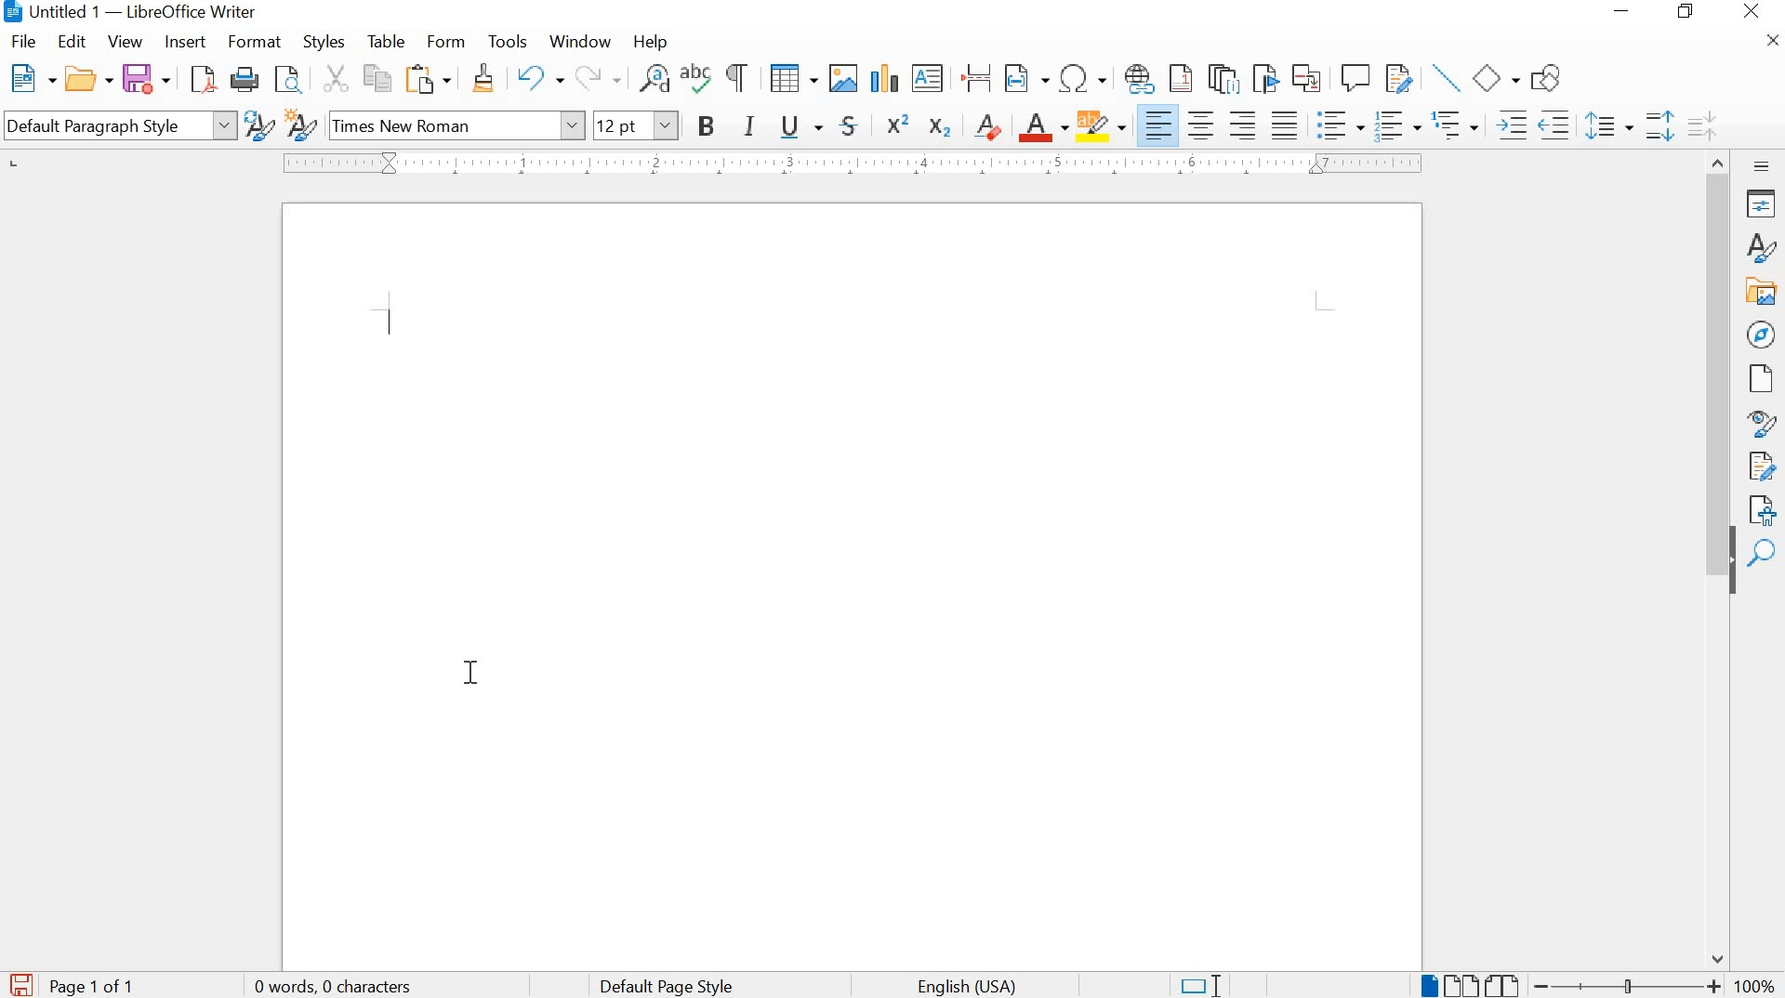  I want to click on NAVIGATOR, so click(1761, 335).